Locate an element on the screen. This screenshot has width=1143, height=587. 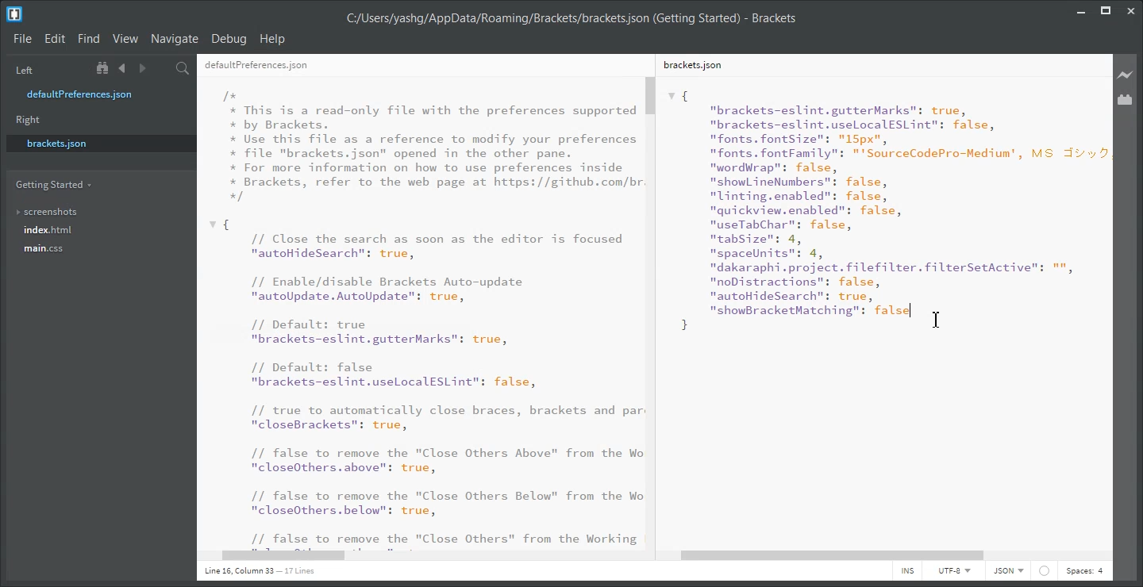
Navigate Backward is located at coordinates (122, 68).